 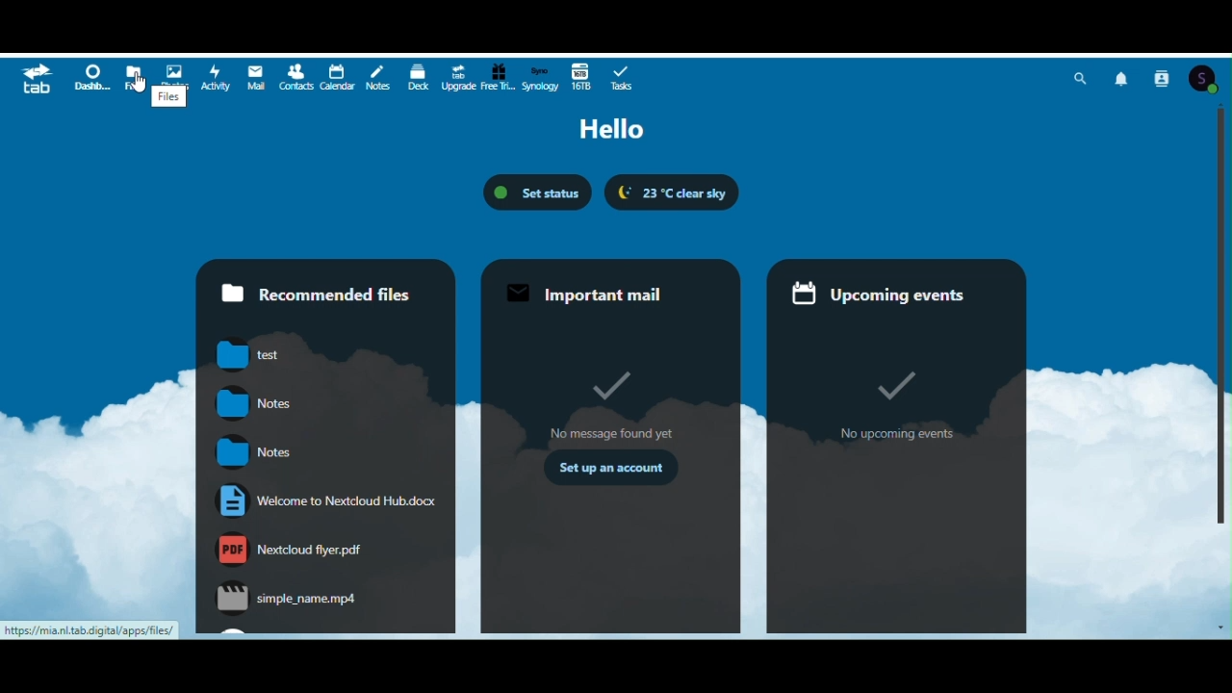 What do you see at coordinates (672, 192) in the screenshot?
I see `23' C clear sky` at bounding box center [672, 192].